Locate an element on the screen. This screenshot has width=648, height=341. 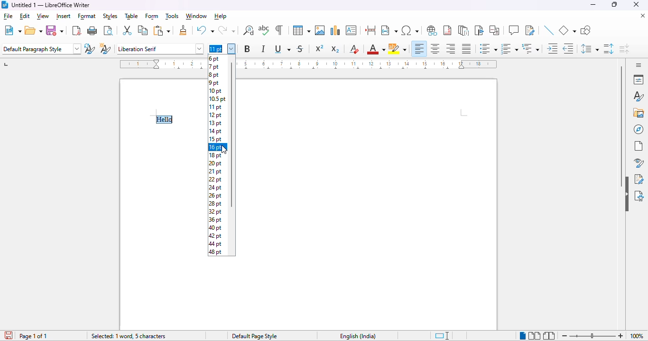
copy is located at coordinates (143, 30).